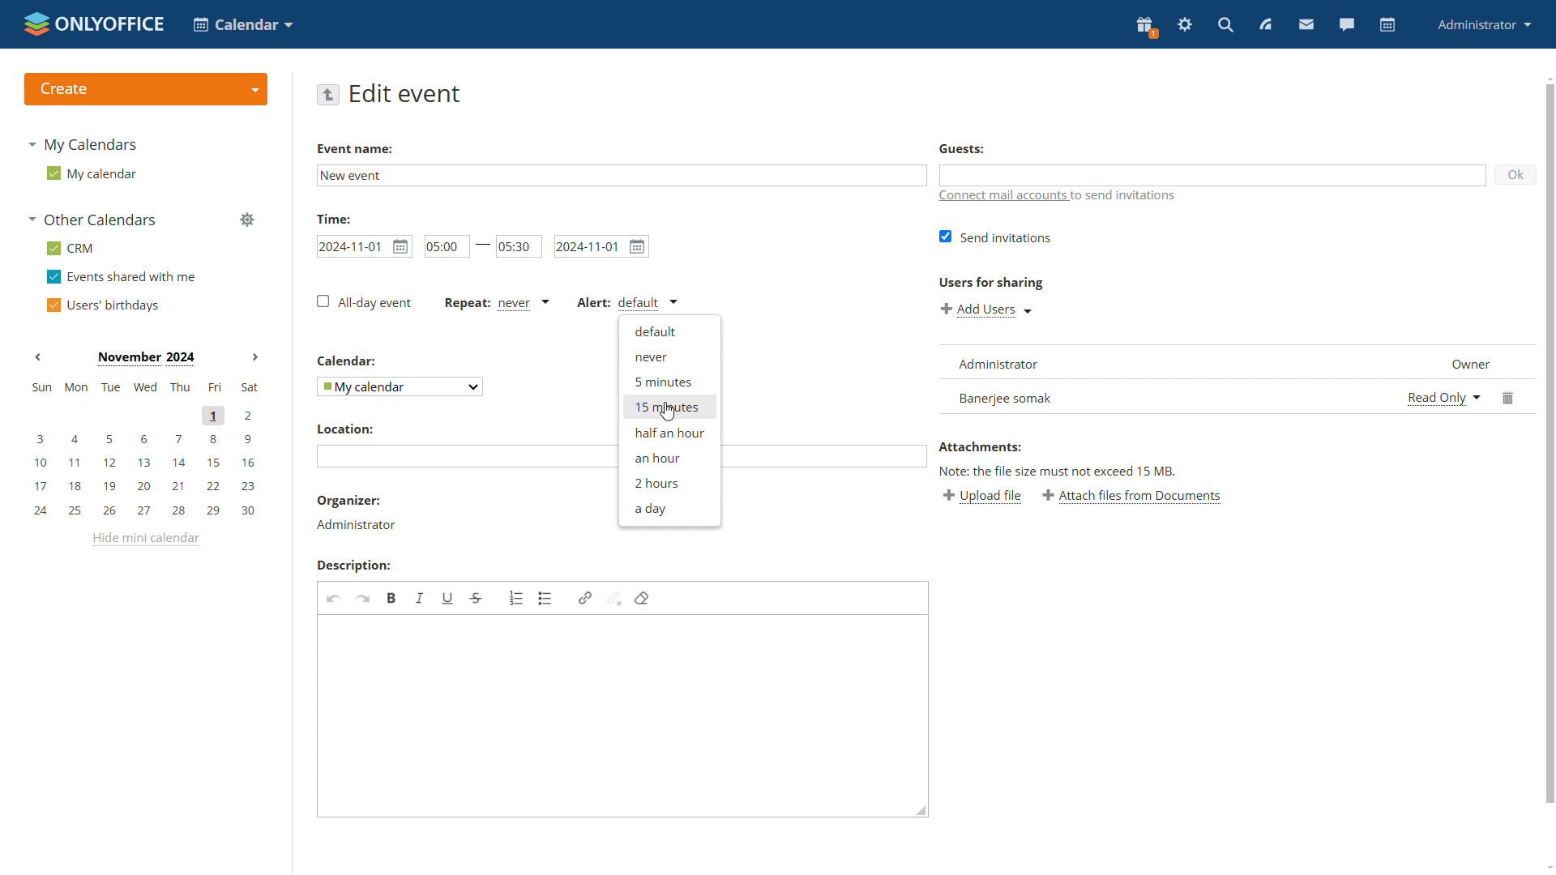 This screenshot has width=1556, height=875. Describe the element at coordinates (407, 94) in the screenshot. I see `edit event` at that location.